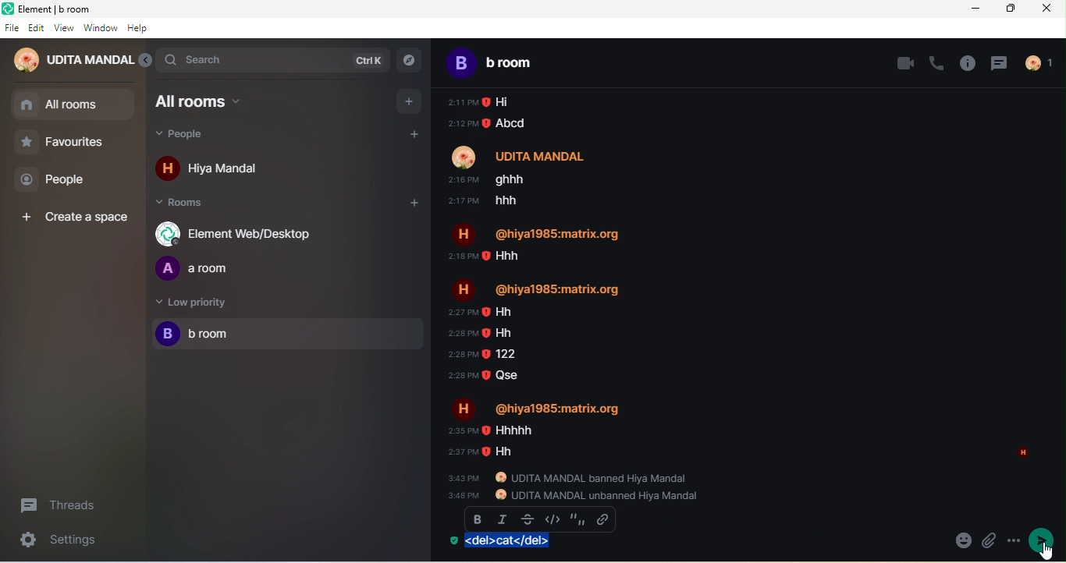  Describe the element at coordinates (37, 27) in the screenshot. I see `edit` at that location.